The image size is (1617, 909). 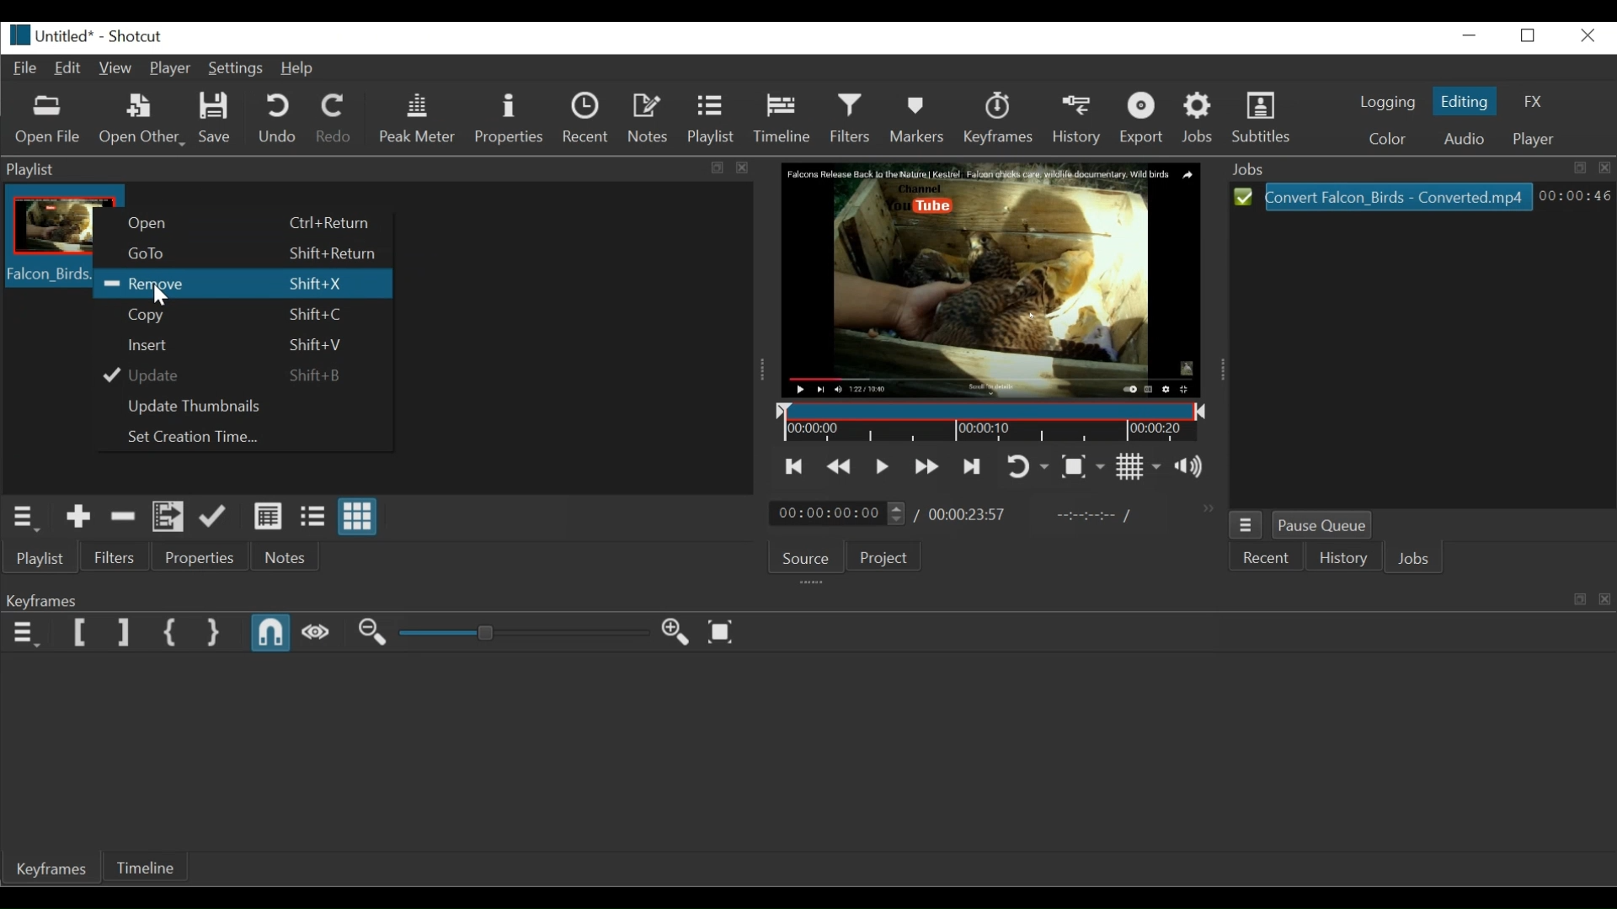 I want to click on Jobs, so click(x=1198, y=120).